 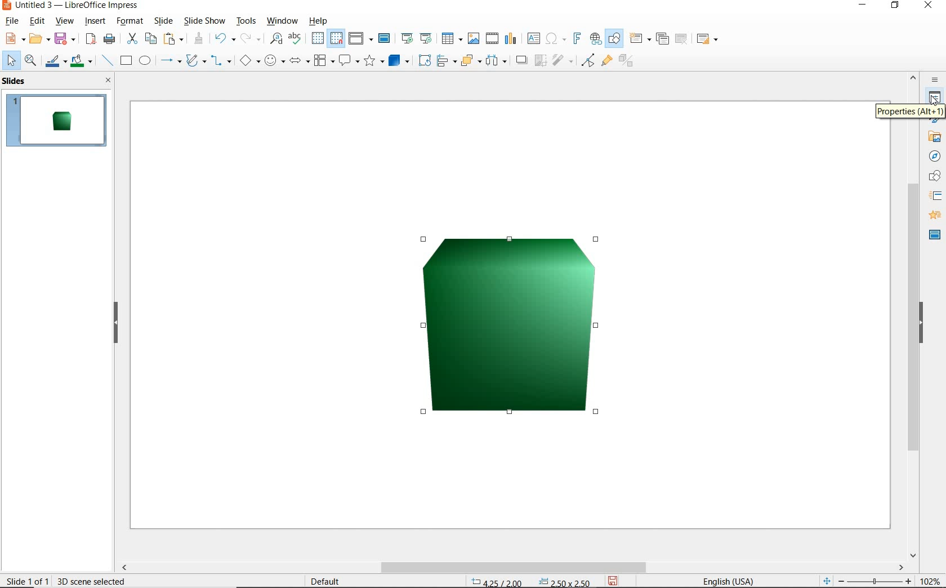 What do you see at coordinates (275, 60) in the screenshot?
I see `symbol shapes` at bounding box center [275, 60].